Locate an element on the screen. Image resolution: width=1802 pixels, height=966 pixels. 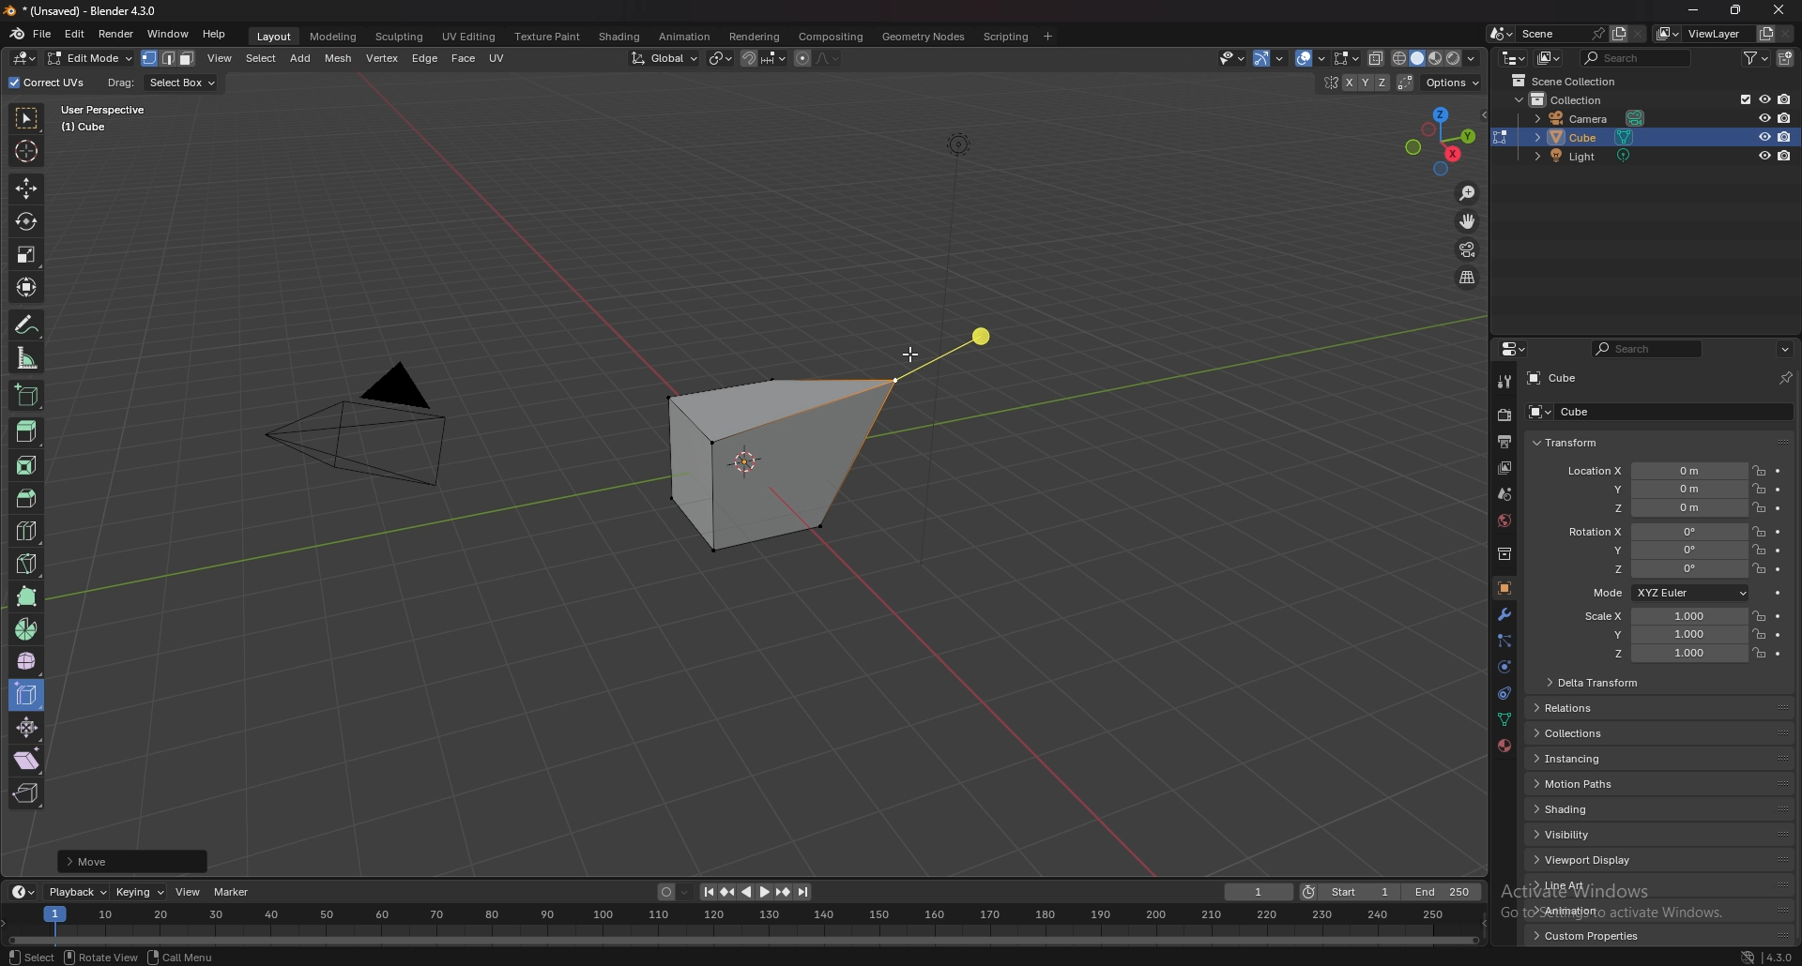
view is located at coordinates (188, 890).